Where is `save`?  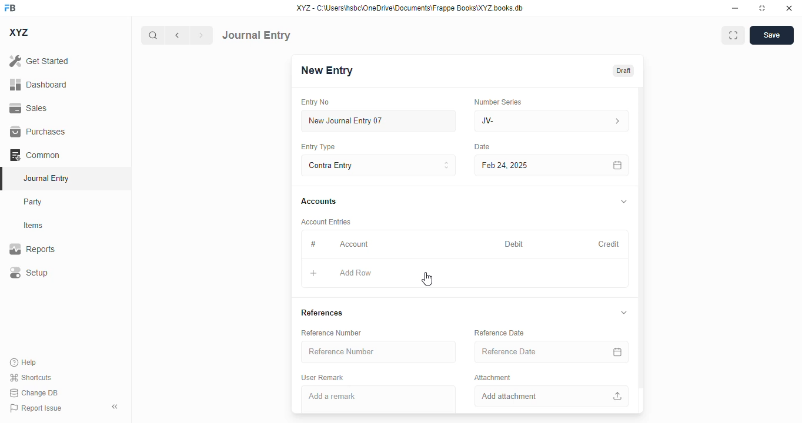
save is located at coordinates (771, 35).